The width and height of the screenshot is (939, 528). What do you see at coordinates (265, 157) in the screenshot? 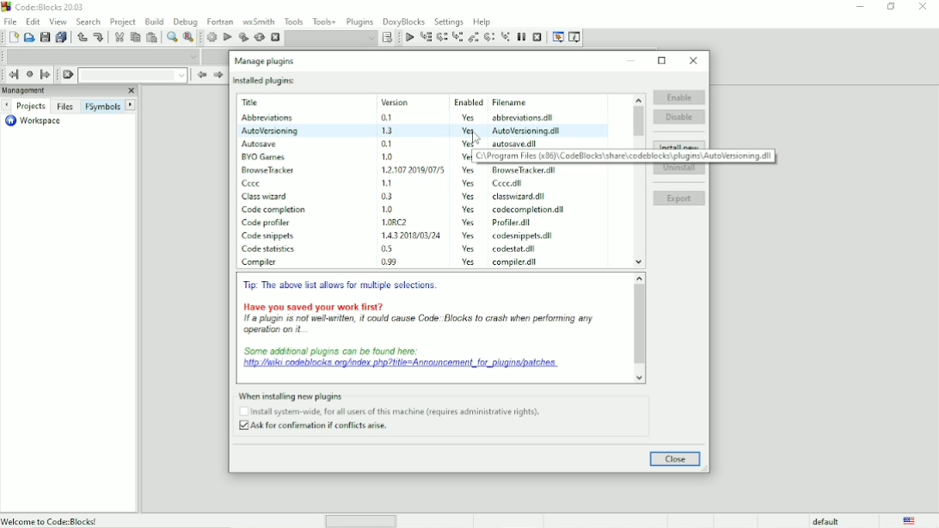
I see `BYO Games` at bounding box center [265, 157].